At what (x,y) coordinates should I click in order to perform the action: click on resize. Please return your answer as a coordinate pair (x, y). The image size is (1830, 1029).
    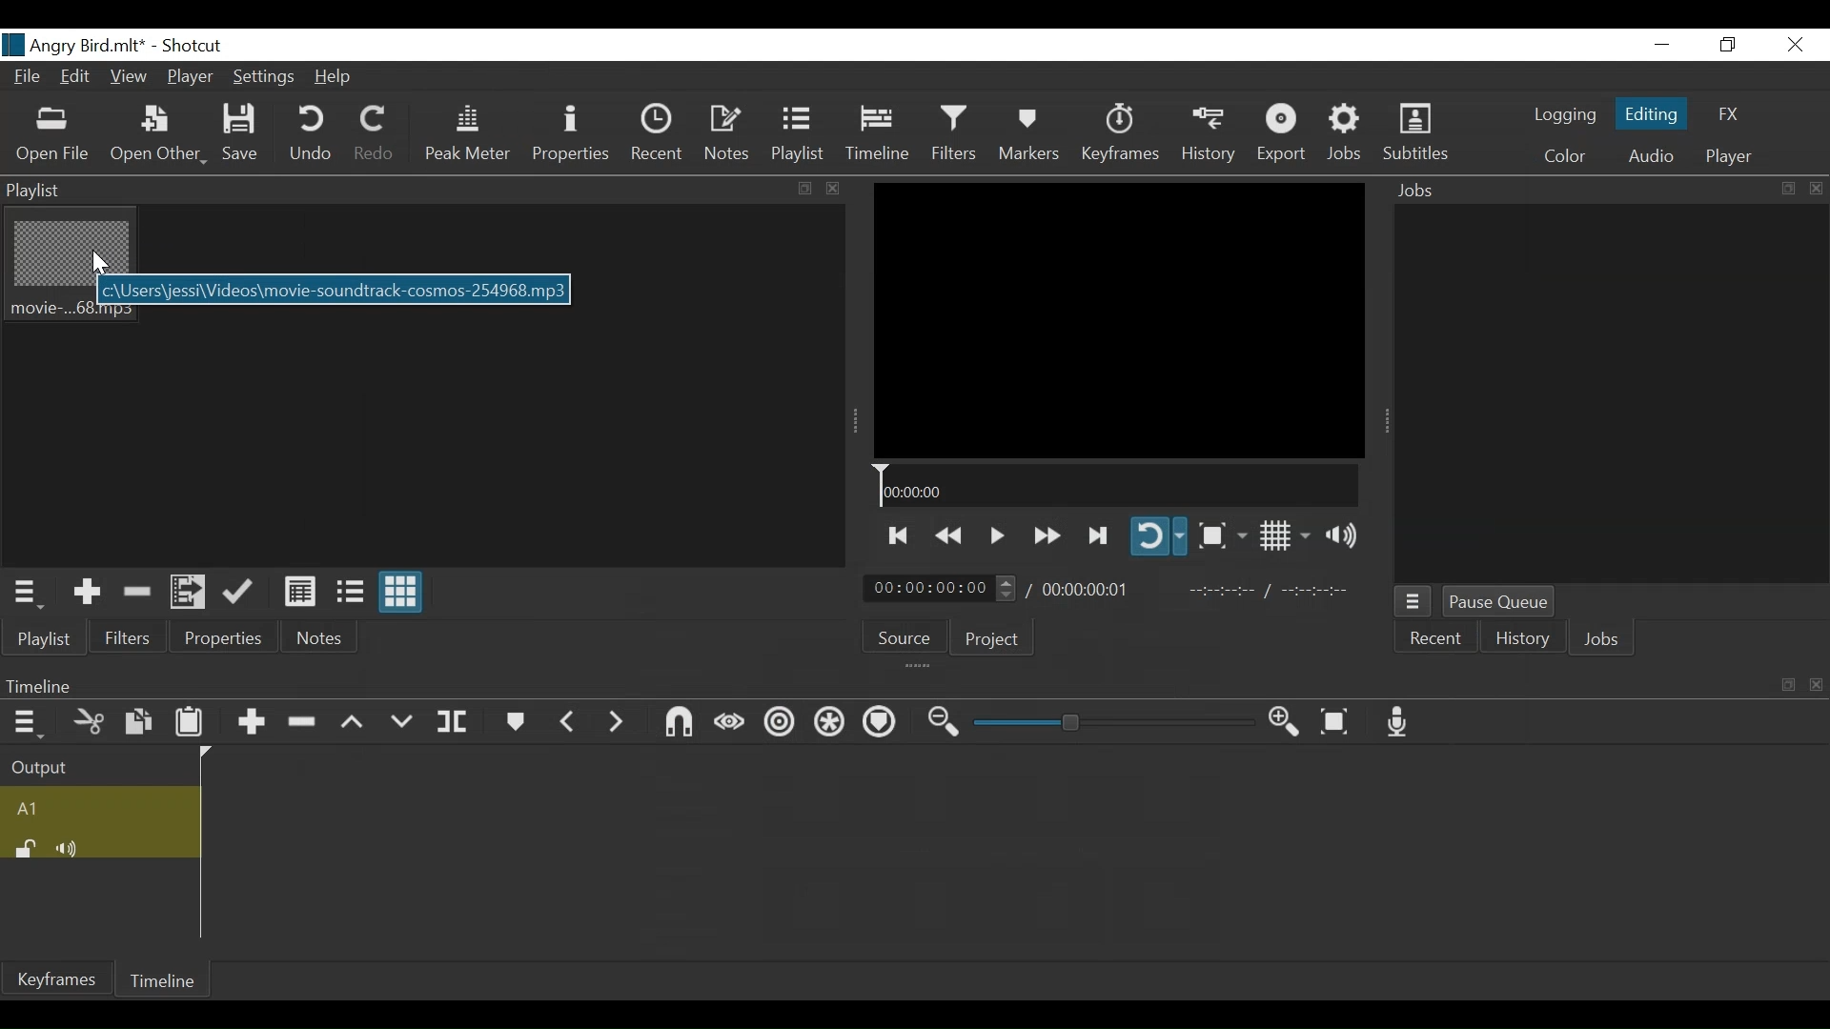
    Looking at the image, I should click on (1786, 685).